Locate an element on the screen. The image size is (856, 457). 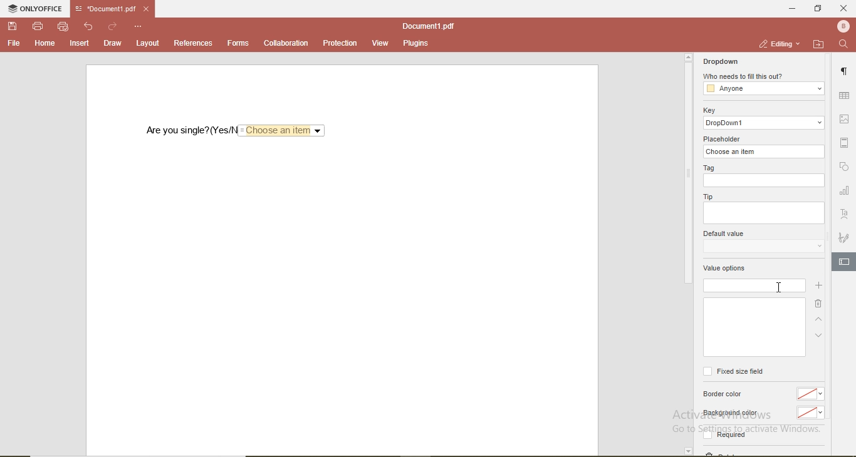
quick print is located at coordinates (63, 27).